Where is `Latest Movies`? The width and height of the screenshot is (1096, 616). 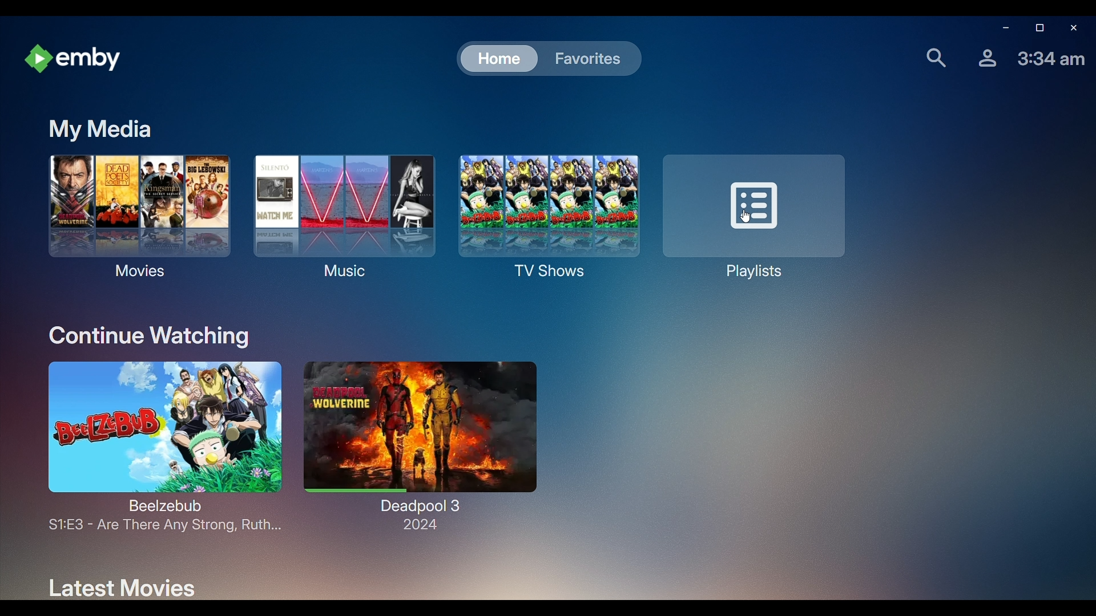 Latest Movies is located at coordinates (118, 586).